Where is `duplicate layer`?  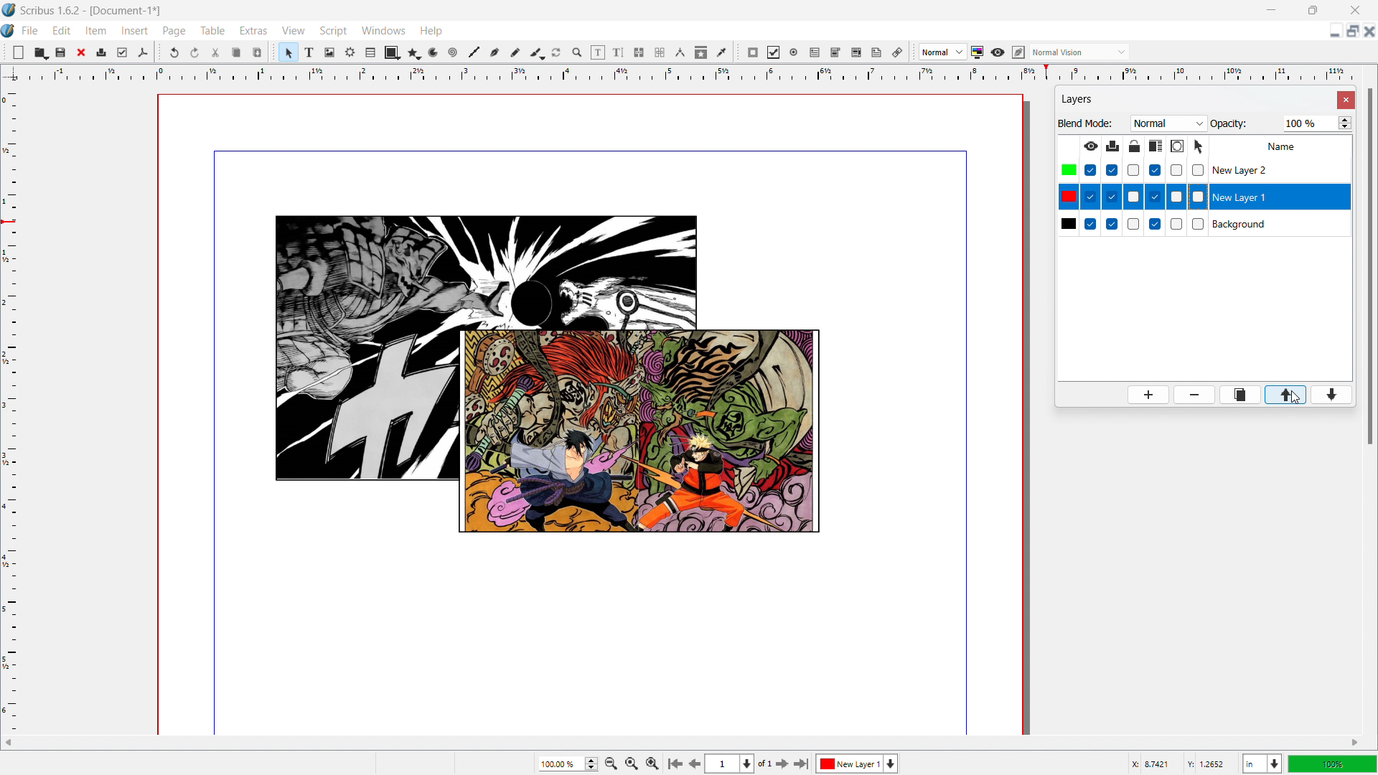
duplicate layer is located at coordinates (1239, 395).